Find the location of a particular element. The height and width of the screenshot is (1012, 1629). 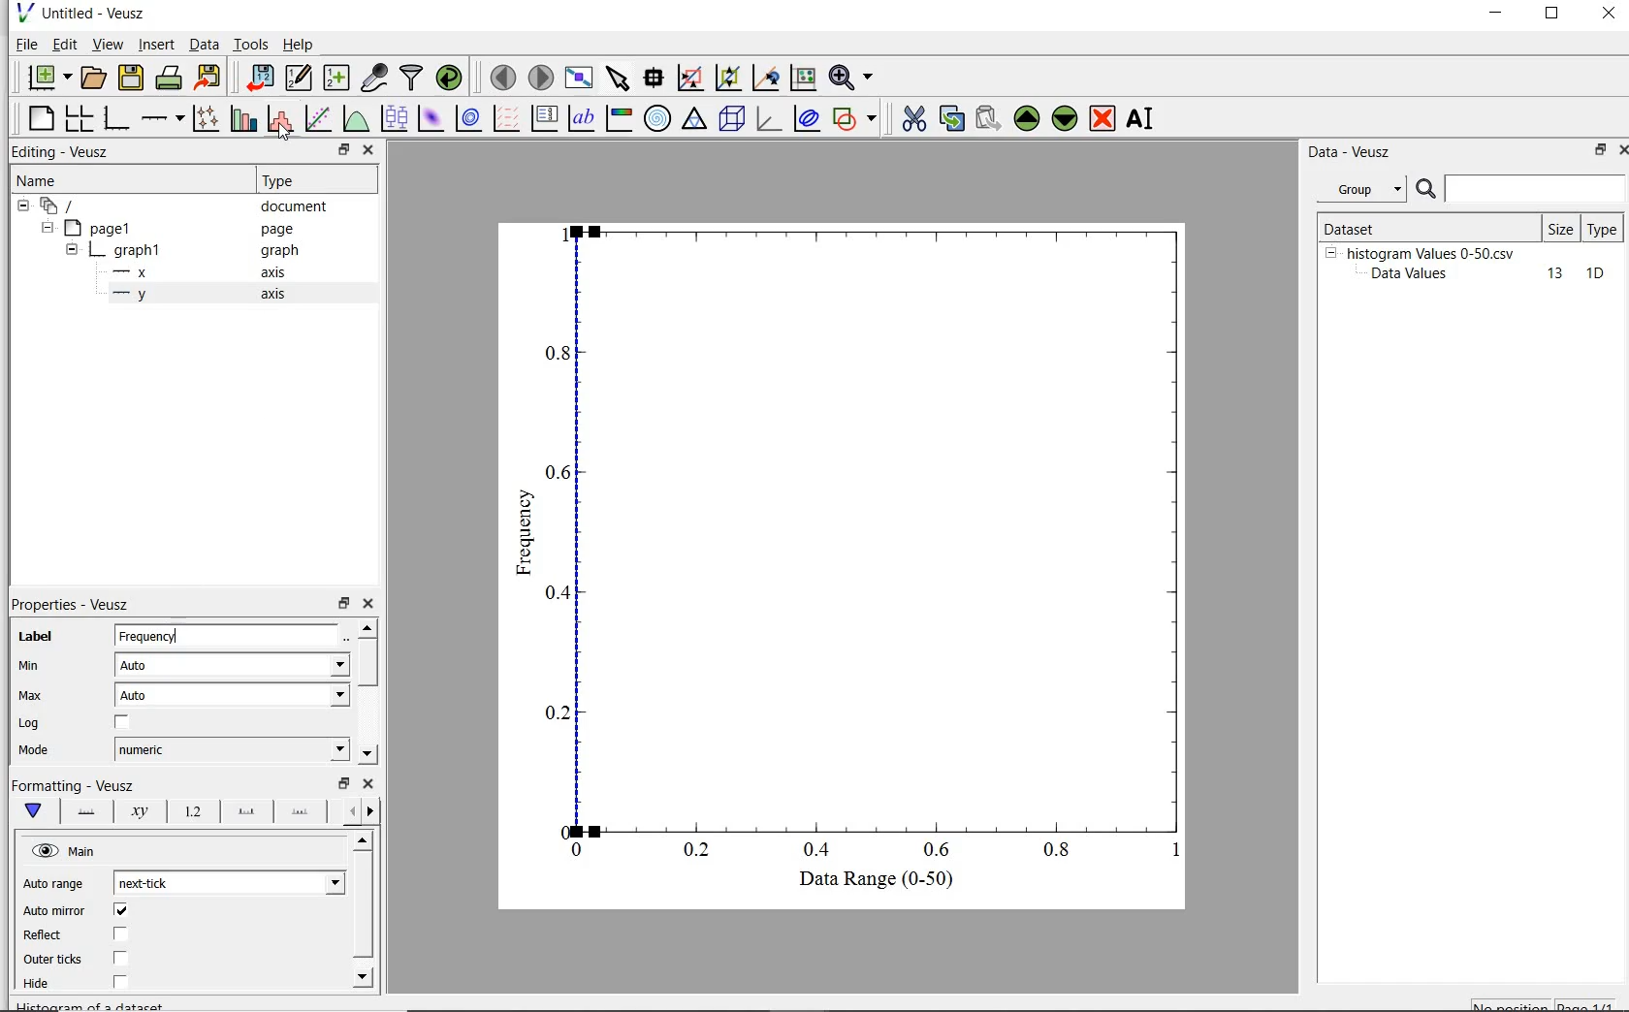

 frequency is located at coordinates (228, 636).